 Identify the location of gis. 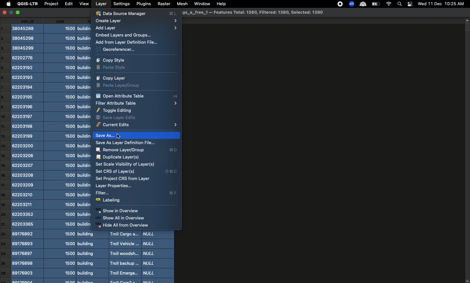
(253, 13).